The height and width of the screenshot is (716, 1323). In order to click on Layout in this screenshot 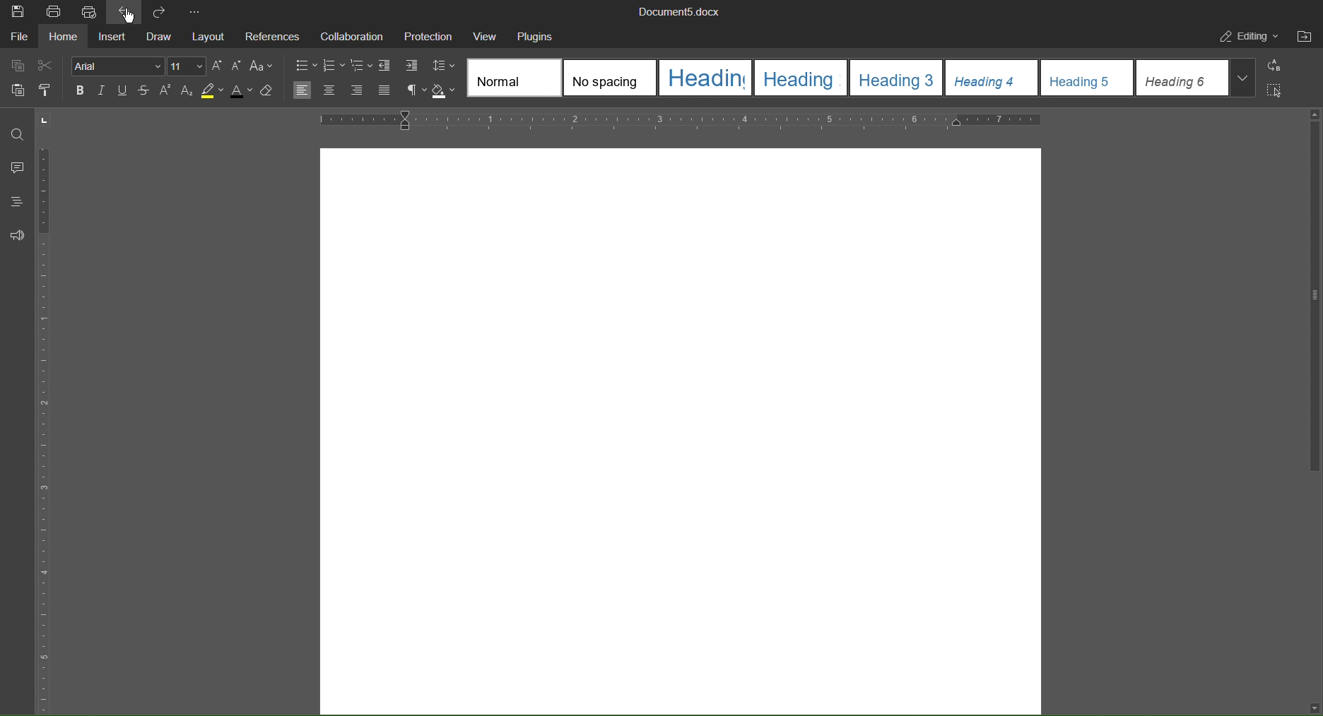, I will do `click(208, 35)`.